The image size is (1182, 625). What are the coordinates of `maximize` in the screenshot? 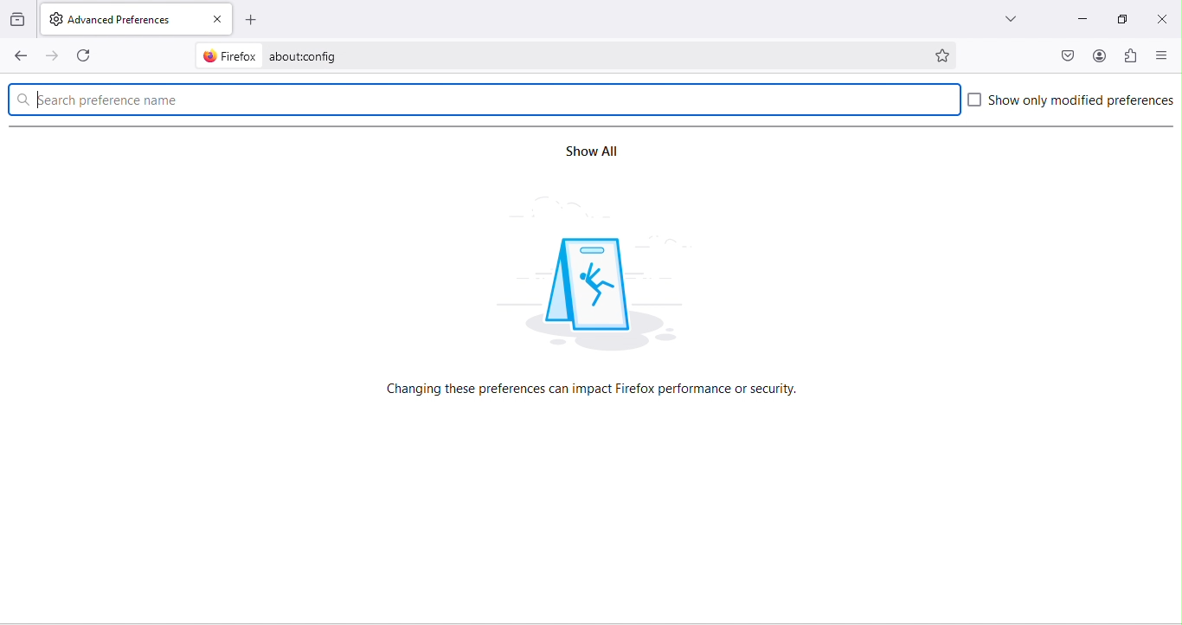 It's located at (1126, 19).